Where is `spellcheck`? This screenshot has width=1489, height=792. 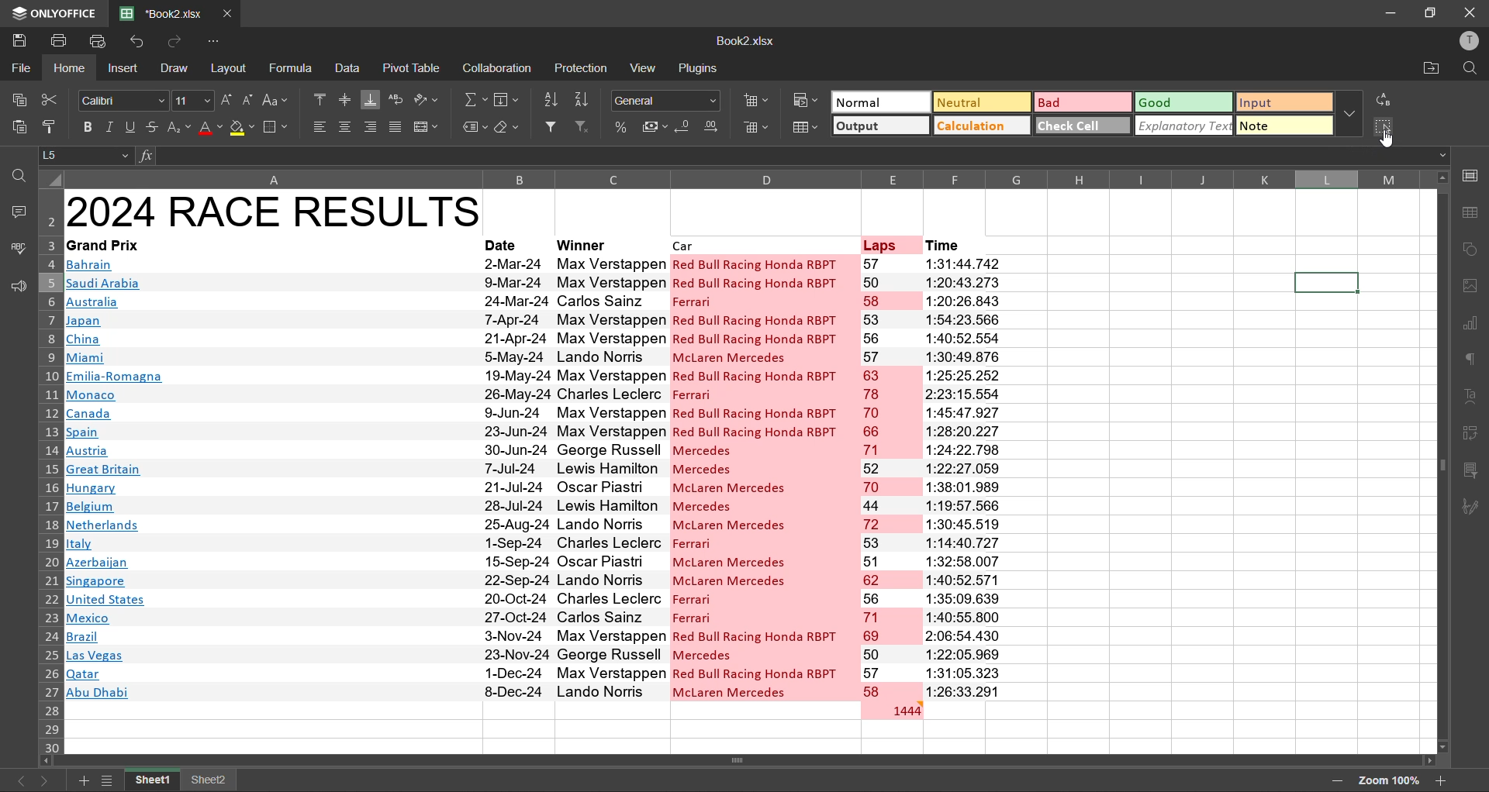 spellcheck is located at coordinates (16, 250).